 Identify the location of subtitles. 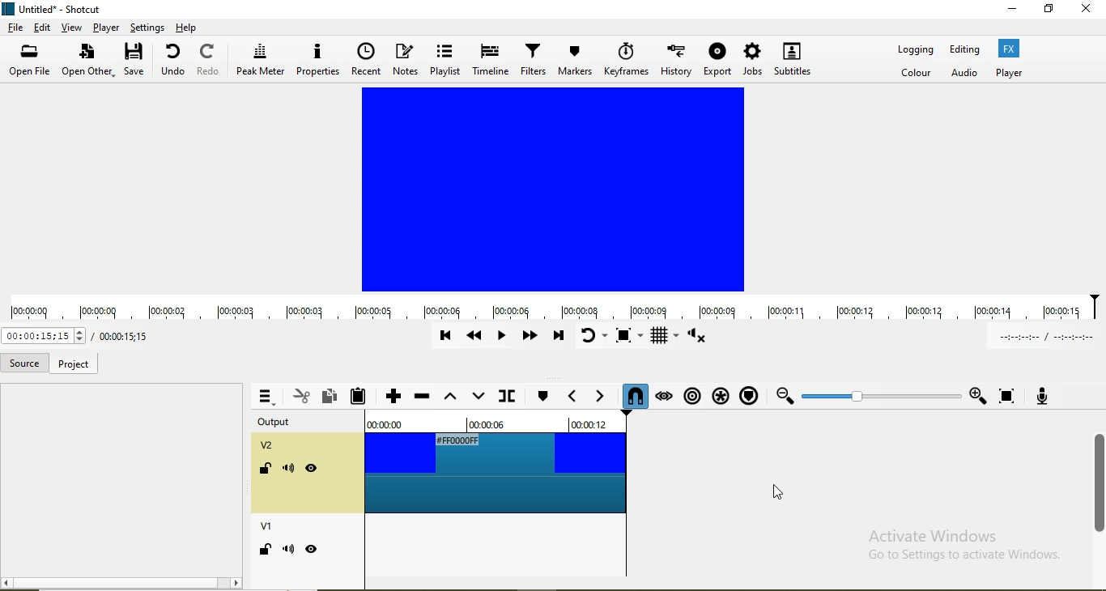
(792, 58).